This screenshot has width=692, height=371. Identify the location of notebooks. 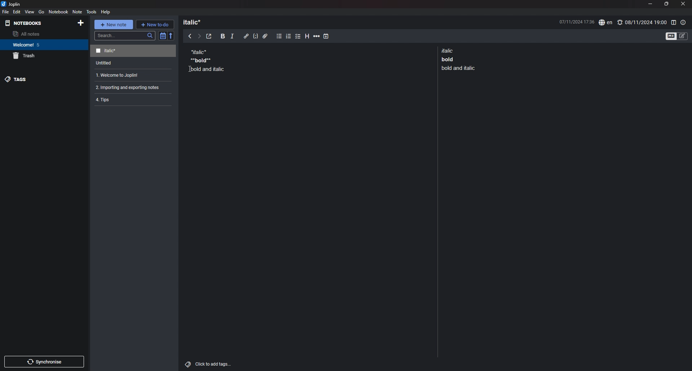
(25, 23).